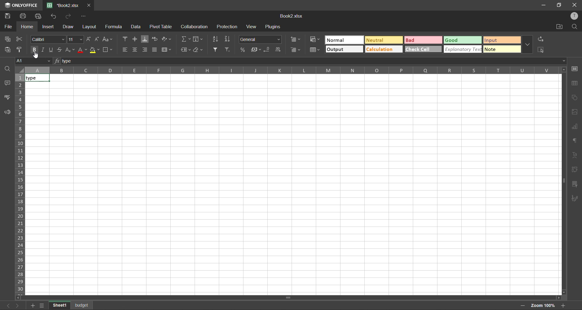 Image resolution: width=582 pixels, height=310 pixels. What do you see at coordinates (575, 185) in the screenshot?
I see `slicer` at bounding box center [575, 185].